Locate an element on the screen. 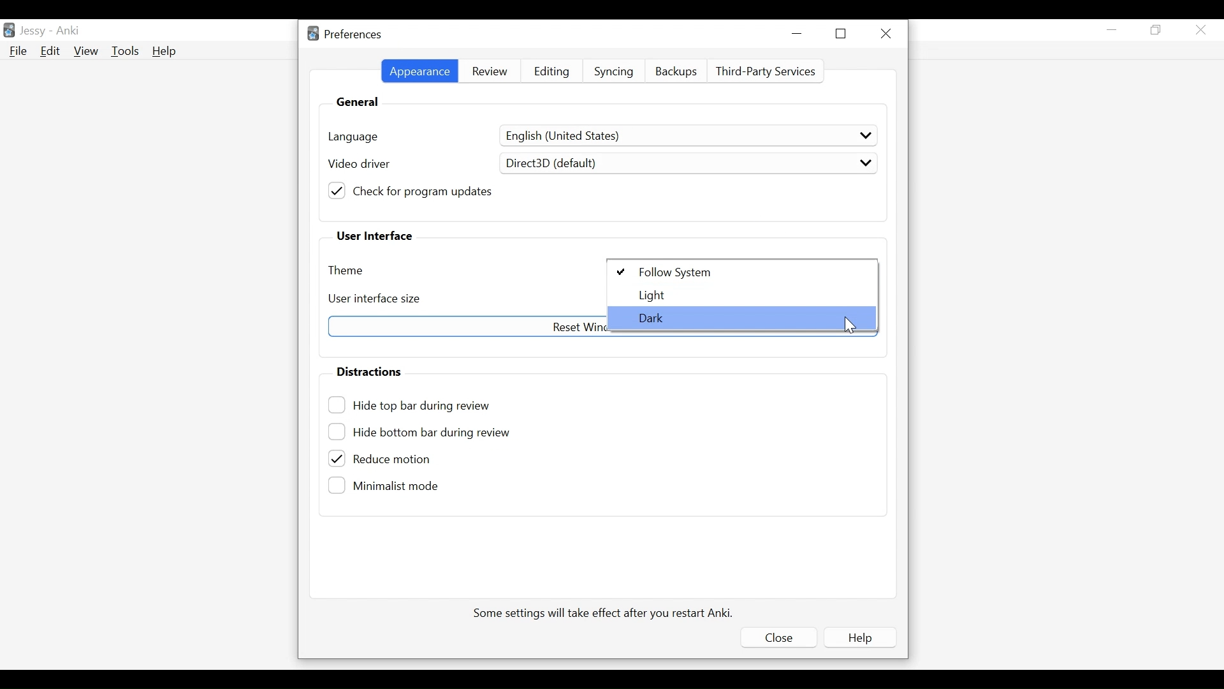 The height and width of the screenshot is (689, 1224). User Interface size is located at coordinates (374, 298).